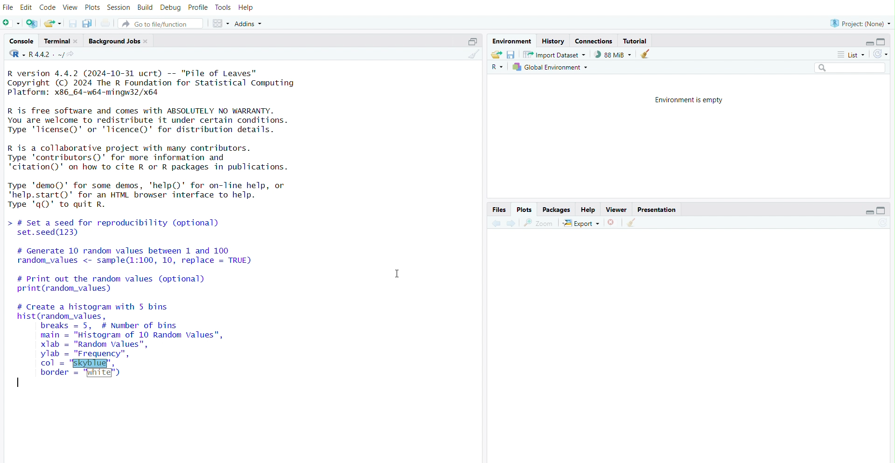 The width and height of the screenshot is (895, 463). What do you see at coordinates (581, 223) in the screenshot?
I see `export` at bounding box center [581, 223].